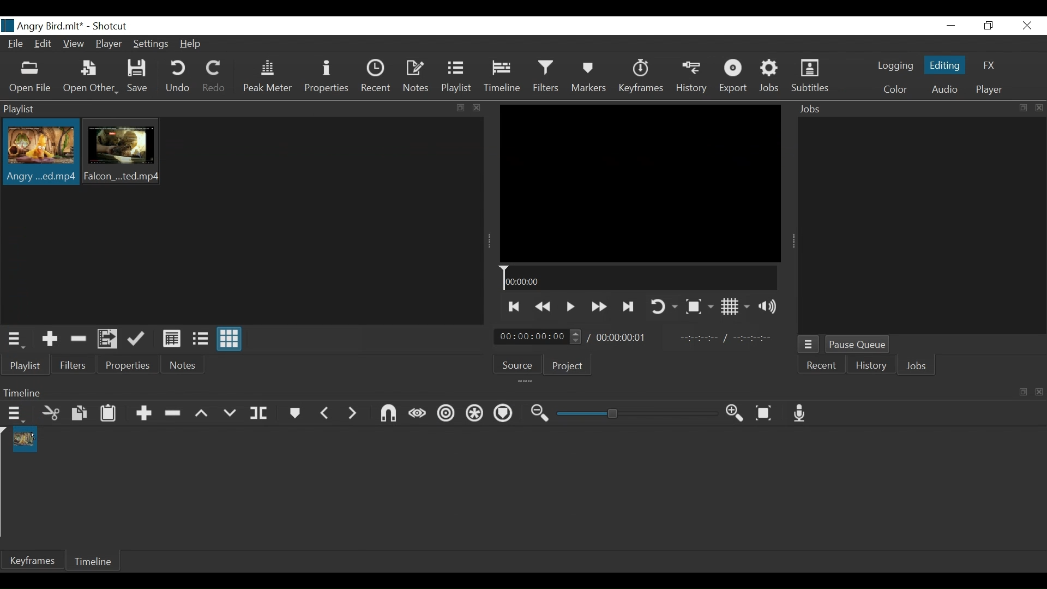 The height and width of the screenshot is (589, 1047). What do you see at coordinates (81, 414) in the screenshot?
I see `Copy` at bounding box center [81, 414].